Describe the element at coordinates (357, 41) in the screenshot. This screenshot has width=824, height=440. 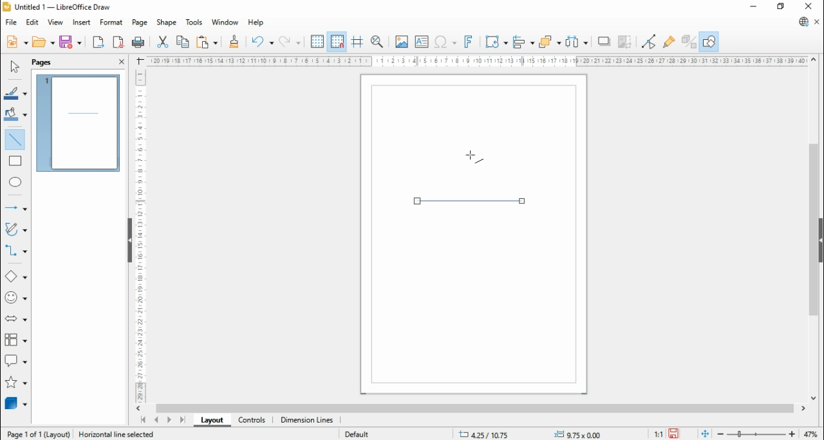
I see `helplines while moving` at that location.